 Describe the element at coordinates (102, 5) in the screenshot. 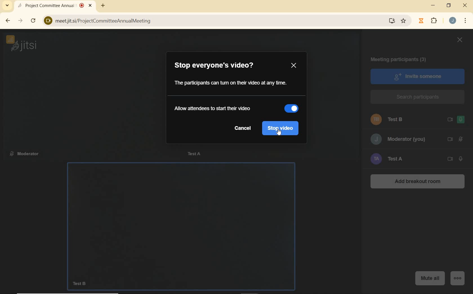

I see `ADD NEW TAB` at that location.